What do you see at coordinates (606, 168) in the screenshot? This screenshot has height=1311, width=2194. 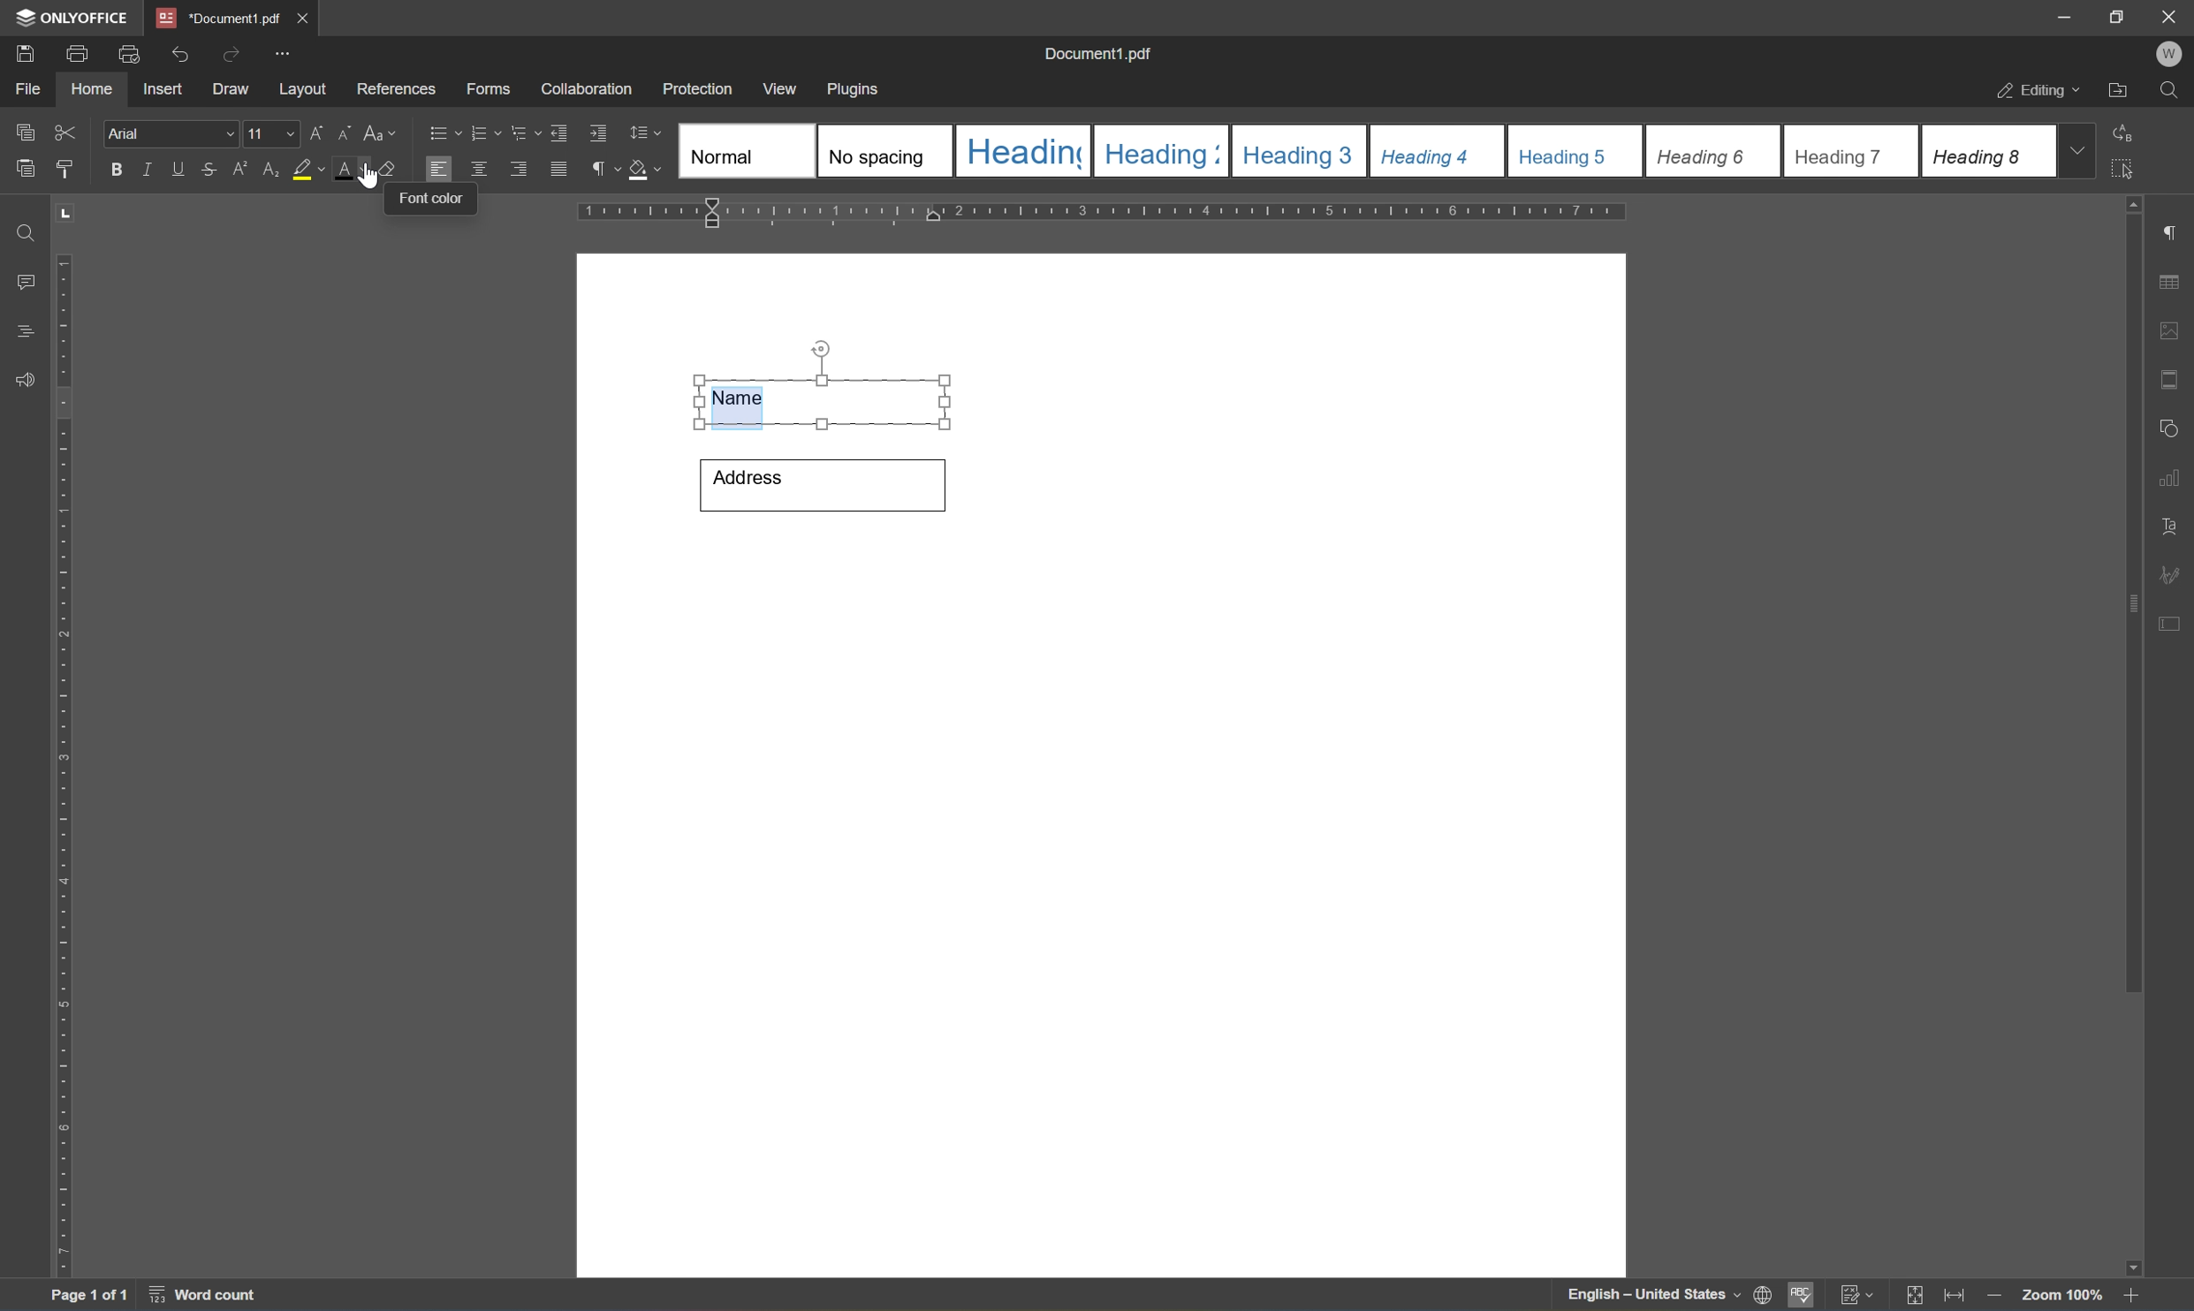 I see `nonprinting characters` at bounding box center [606, 168].